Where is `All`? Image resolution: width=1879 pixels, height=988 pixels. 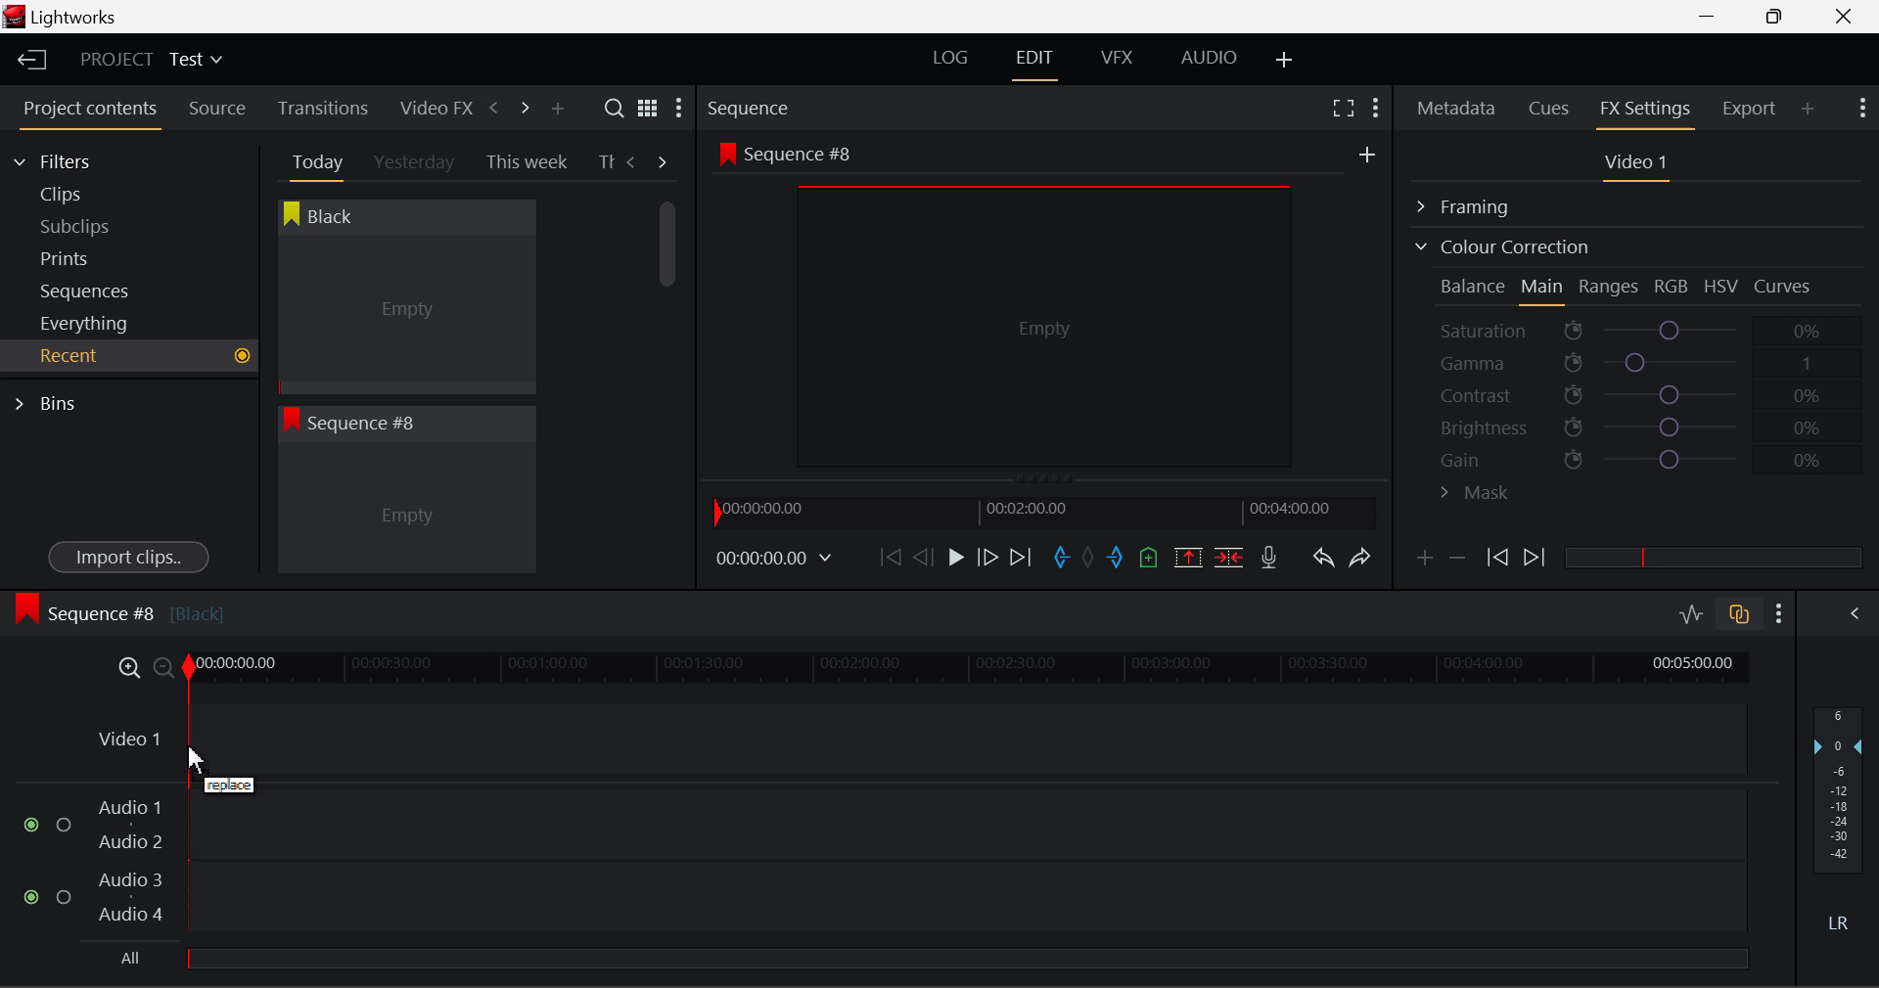 All is located at coordinates (129, 956).